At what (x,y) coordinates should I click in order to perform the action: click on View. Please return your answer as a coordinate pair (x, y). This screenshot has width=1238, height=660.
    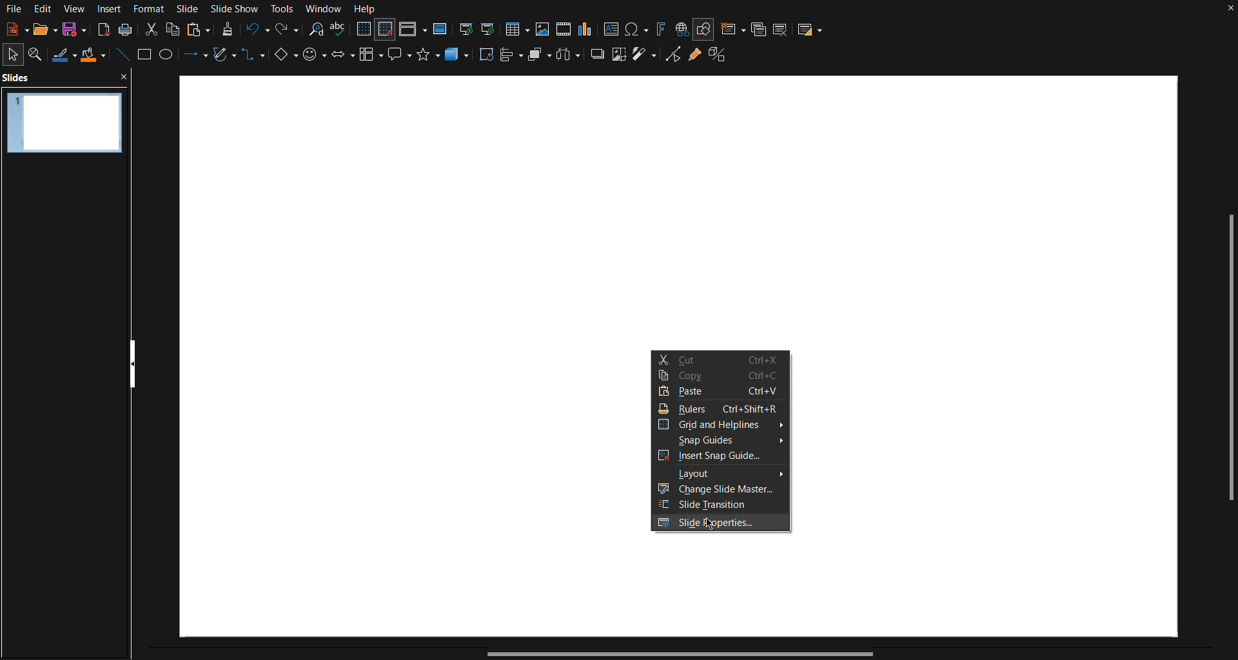
    Looking at the image, I should click on (75, 8).